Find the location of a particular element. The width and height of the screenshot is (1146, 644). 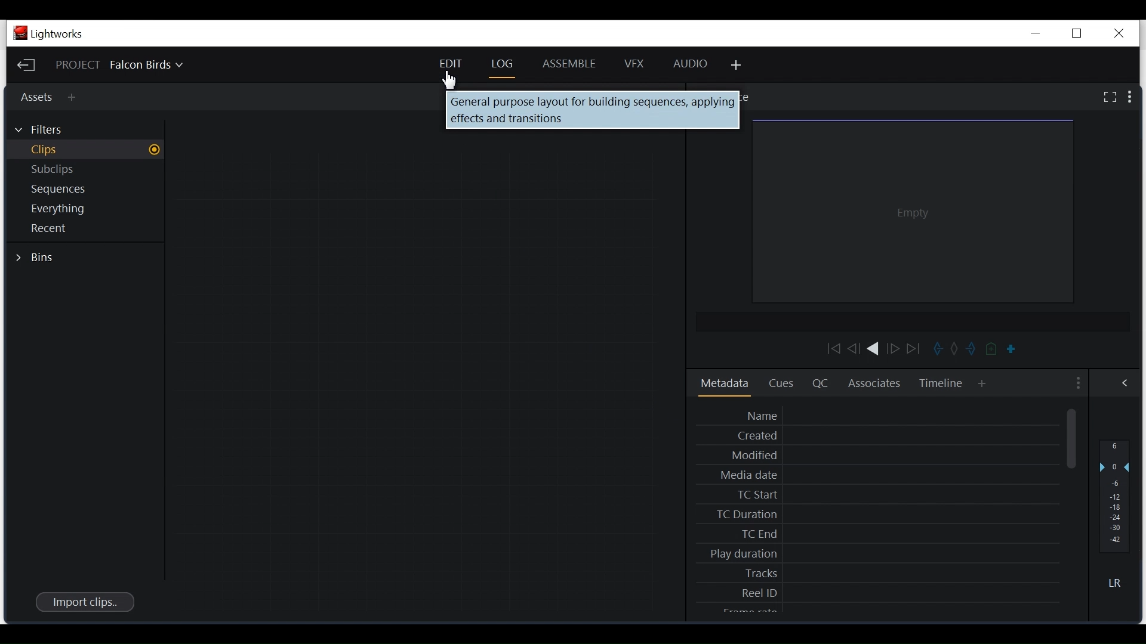

VFX is located at coordinates (638, 64).